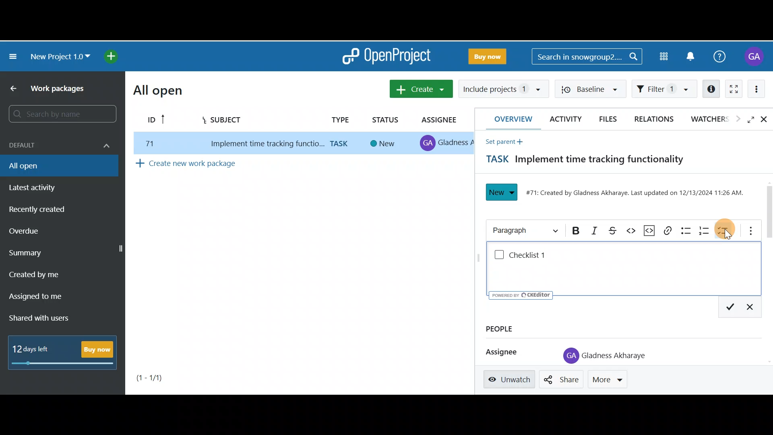 Image resolution: width=773 pixels, height=435 pixels. I want to click on Assignee, so click(441, 120).